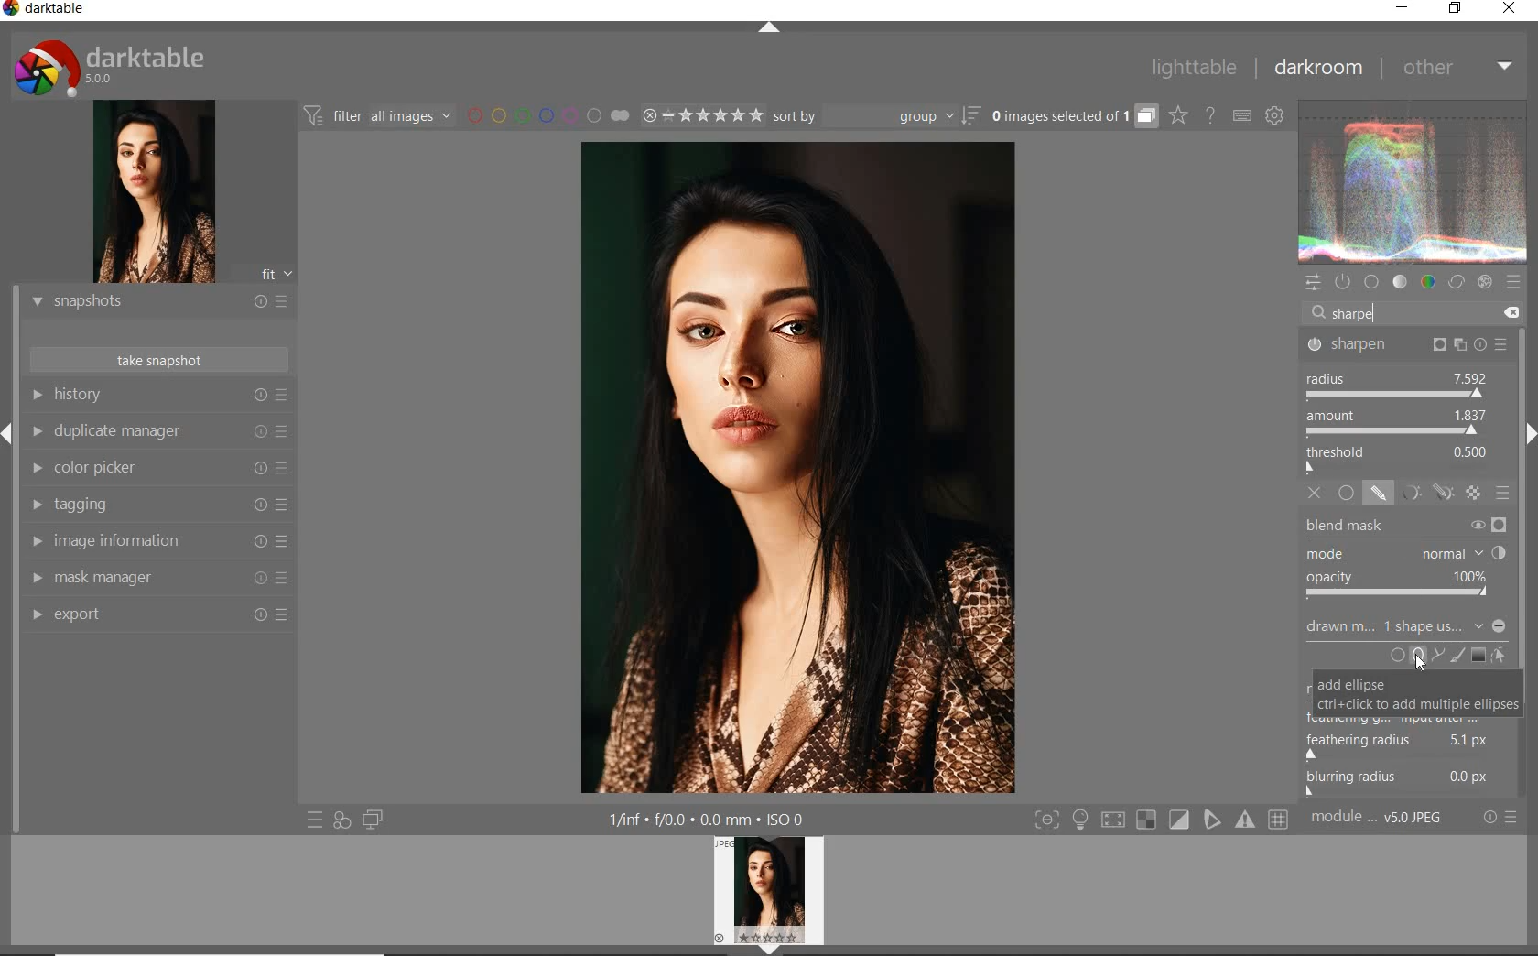 The image size is (1538, 956). What do you see at coordinates (160, 359) in the screenshot?
I see `TAKE SNAPSHOTS` at bounding box center [160, 359].